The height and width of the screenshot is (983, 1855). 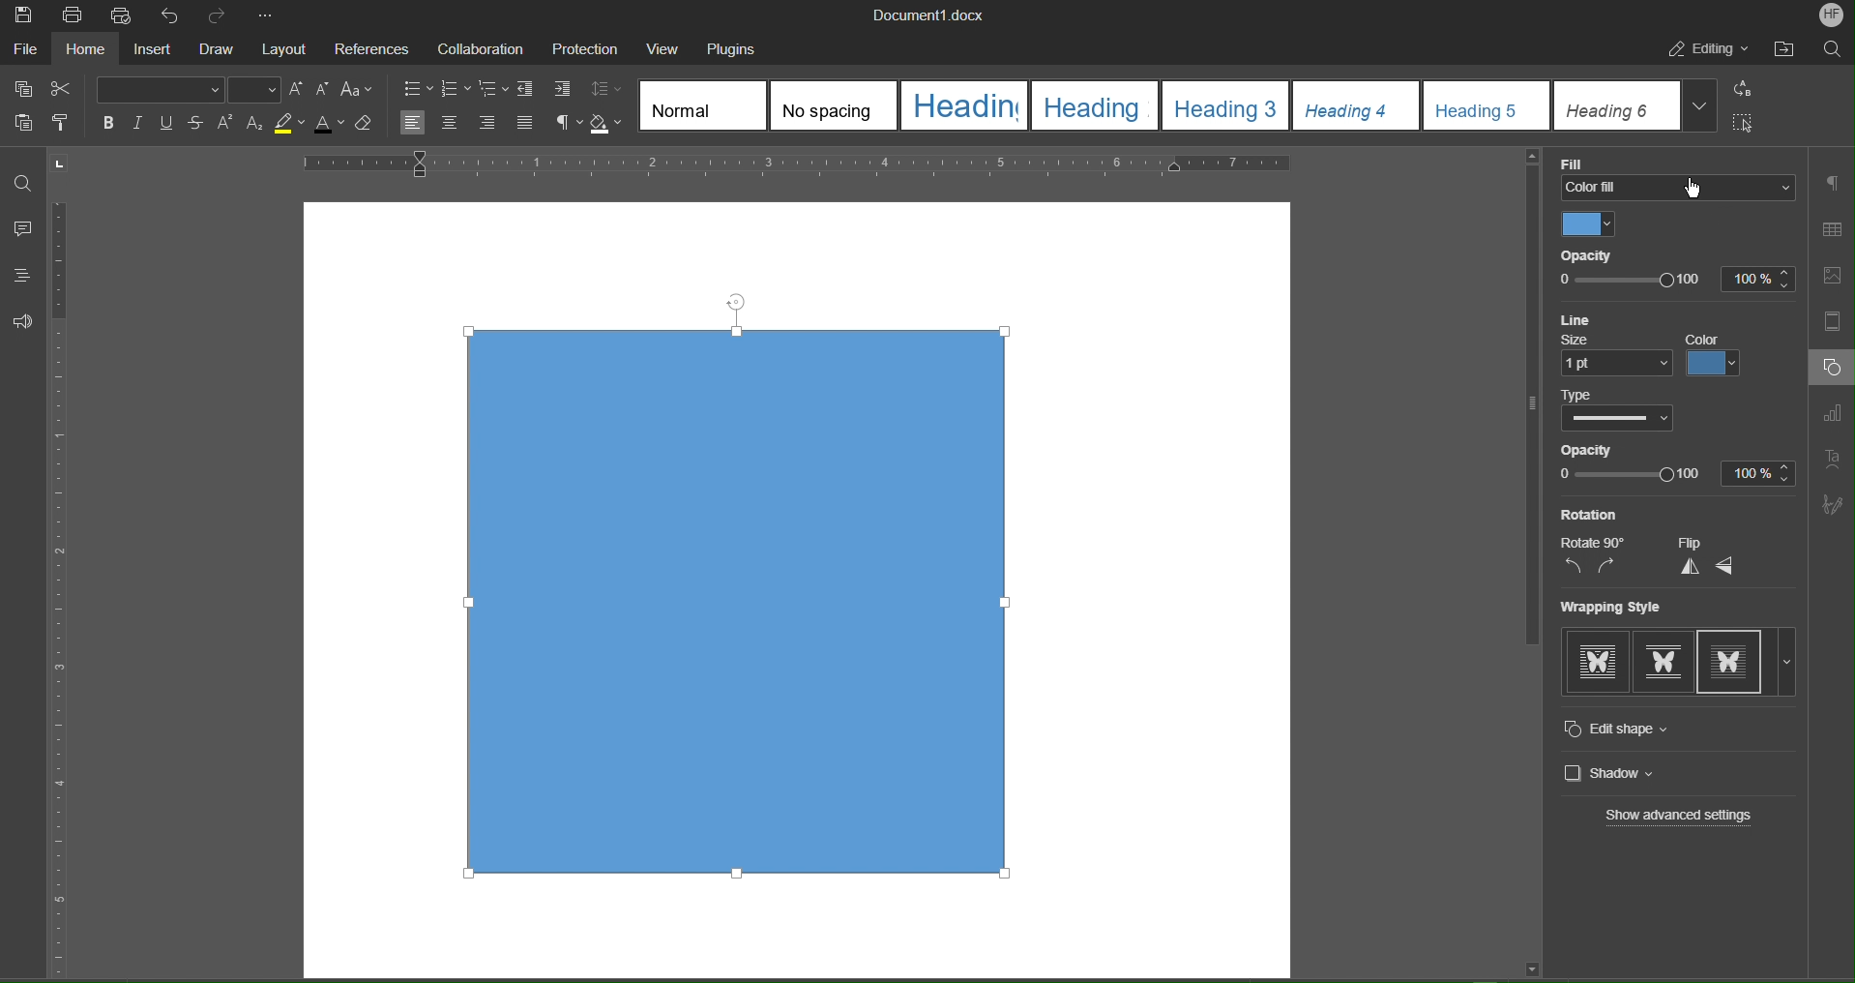 I want to click on Collaboration, so click(x=483, y=47).